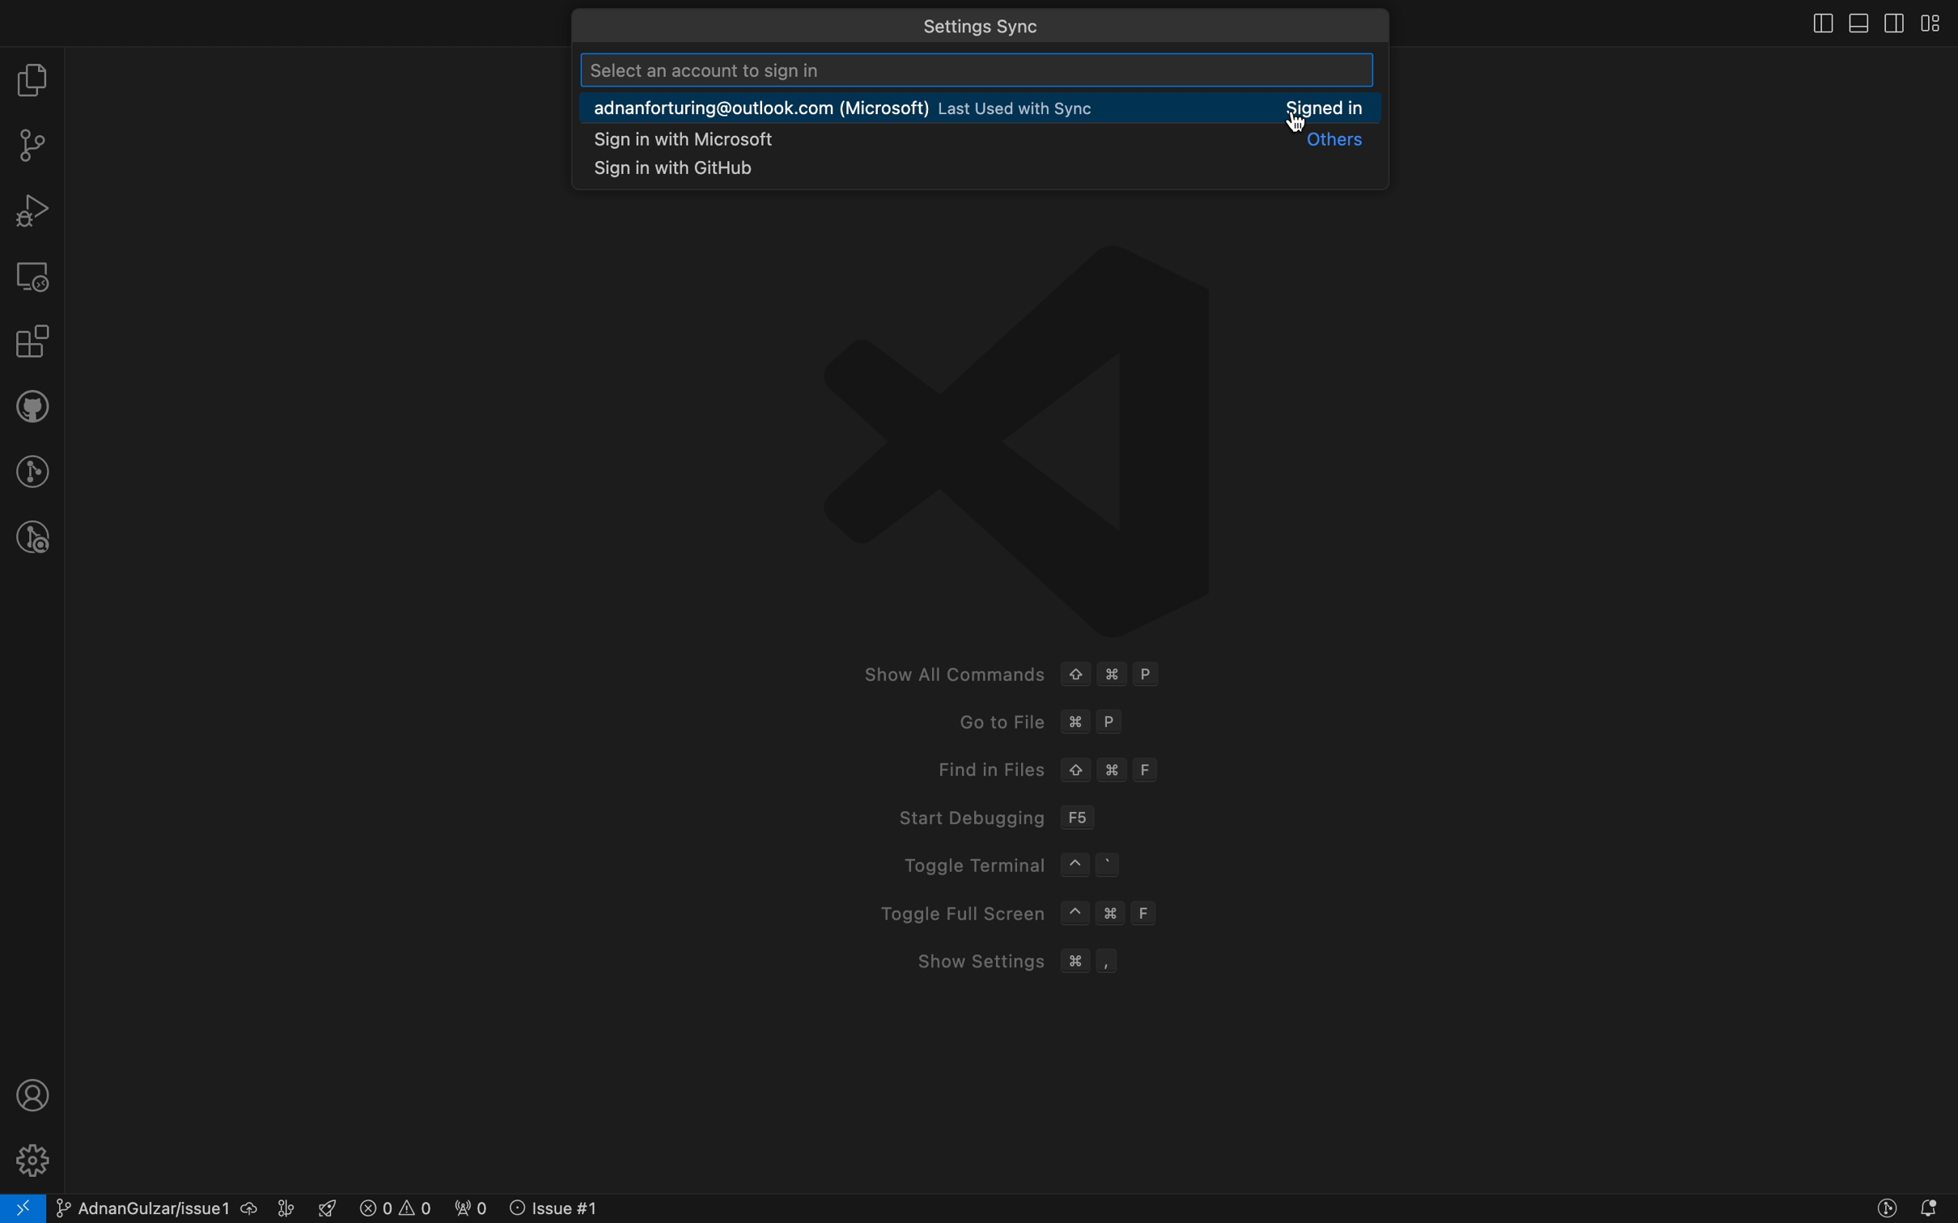  What do you see at coordinates (1933, 1208) in the screenshot?
I see `notofications` at bounding box center [1933, 1208].